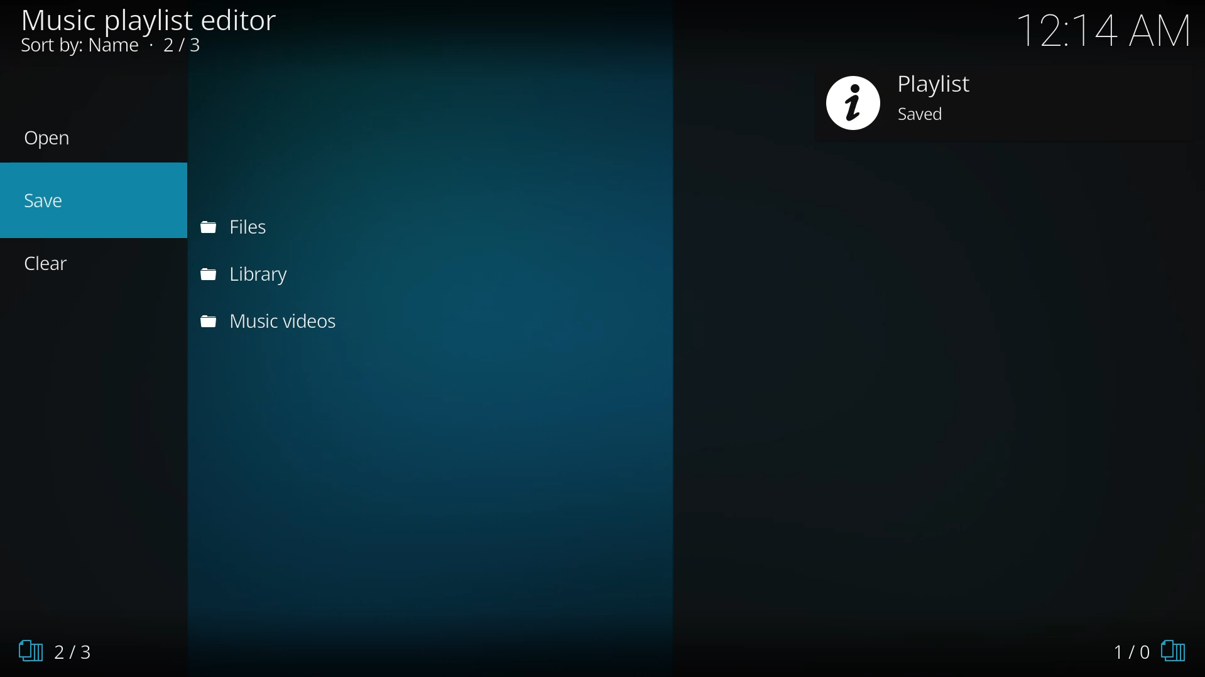  Describe the element at coordinates (148, 19) in the screenshot. I see `editor` at that location.